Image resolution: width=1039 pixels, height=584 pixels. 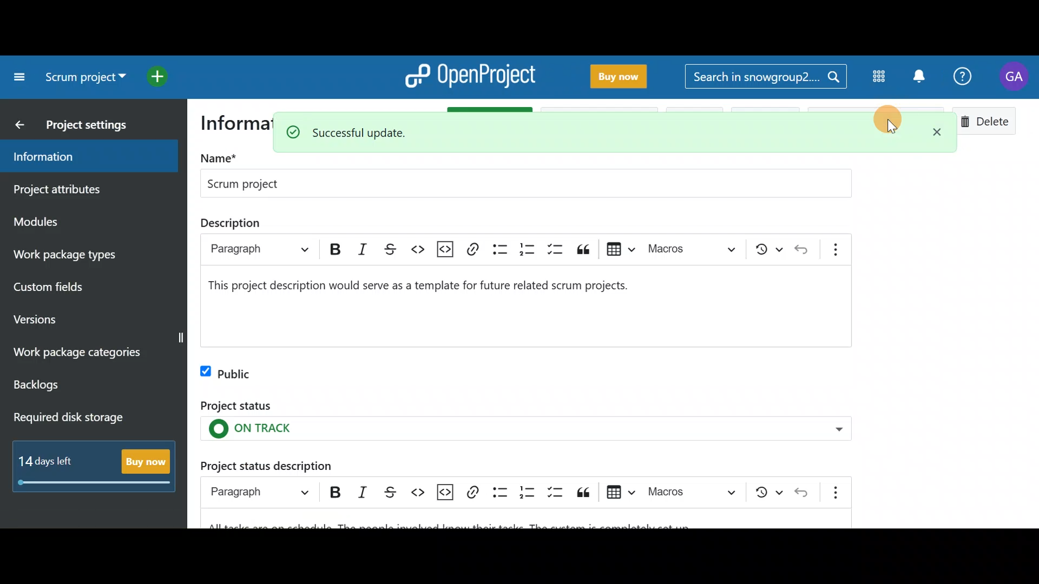 What do you see at coordinates (689, 493) in the screenshot?
I see `Choose macro` at bounding box center [689, 493].